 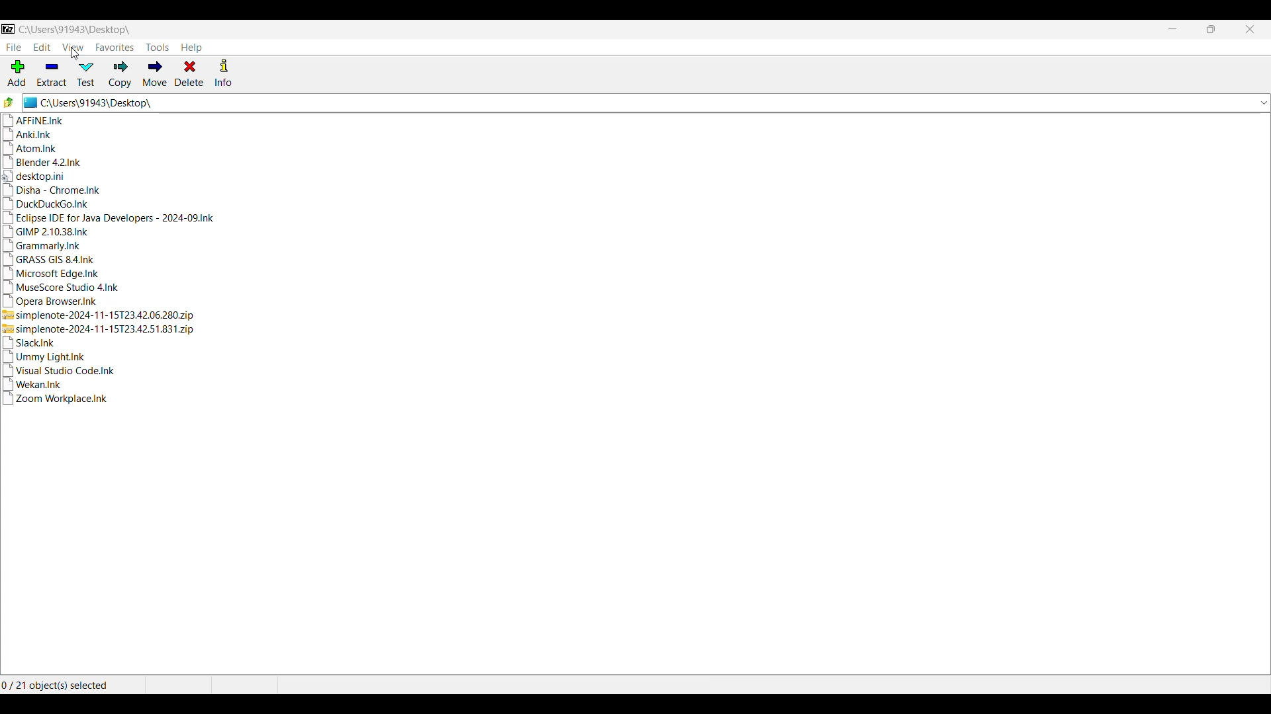 What do you see at coordinates (103, 316) in the screenshot?
I see `simplenote-2024-11-15723.42.06.280.zip` at bounding box center [103, 316].